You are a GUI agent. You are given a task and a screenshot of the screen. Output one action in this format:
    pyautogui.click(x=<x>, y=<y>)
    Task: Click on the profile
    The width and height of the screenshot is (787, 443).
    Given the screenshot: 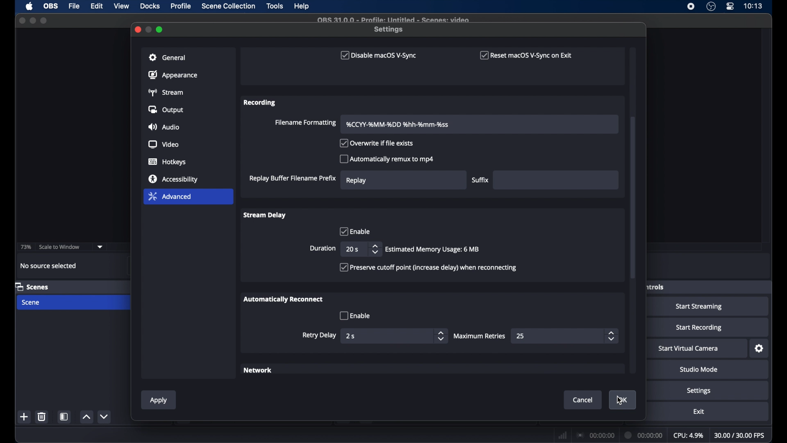 What is the action you would take?
    pyautogui.click(x=182, y=6)
    